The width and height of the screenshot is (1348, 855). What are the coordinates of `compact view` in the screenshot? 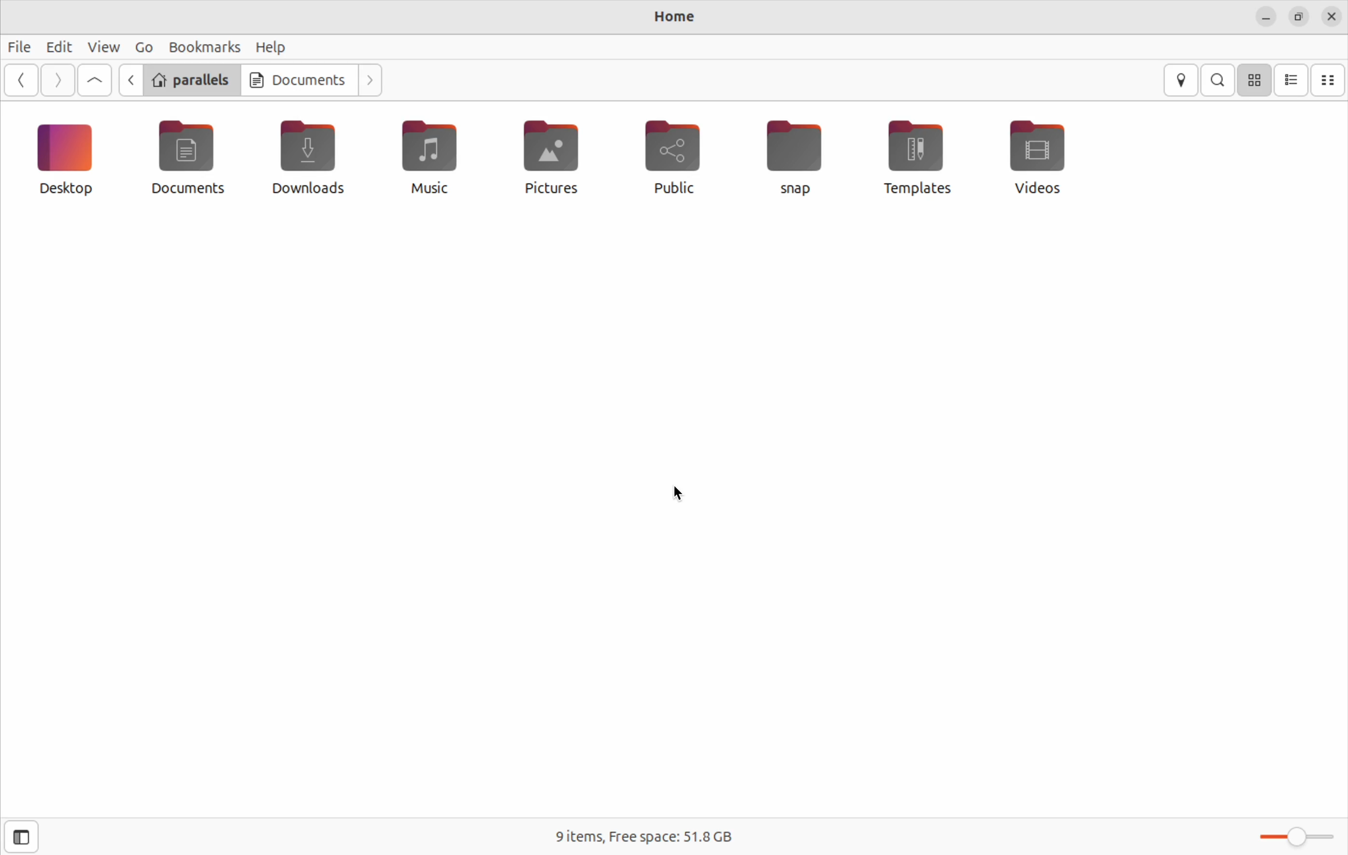 It's located at (1331, 81).